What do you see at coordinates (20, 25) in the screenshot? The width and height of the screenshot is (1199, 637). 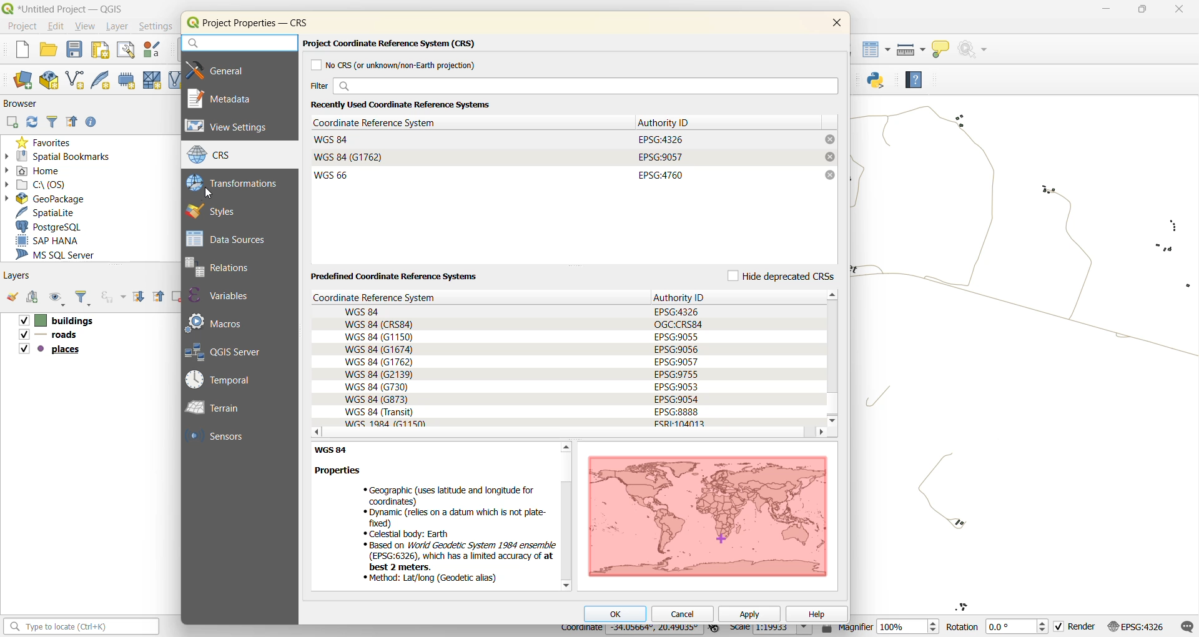 I see `project` at bounding box center [20, 25].